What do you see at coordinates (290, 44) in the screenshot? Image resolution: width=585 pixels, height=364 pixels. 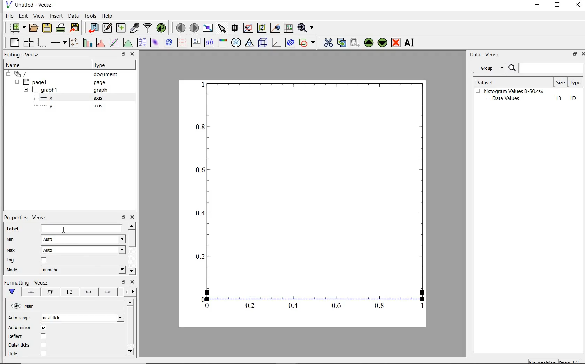 I see `plot covariance ellipse` at bounding box center [290, 44].